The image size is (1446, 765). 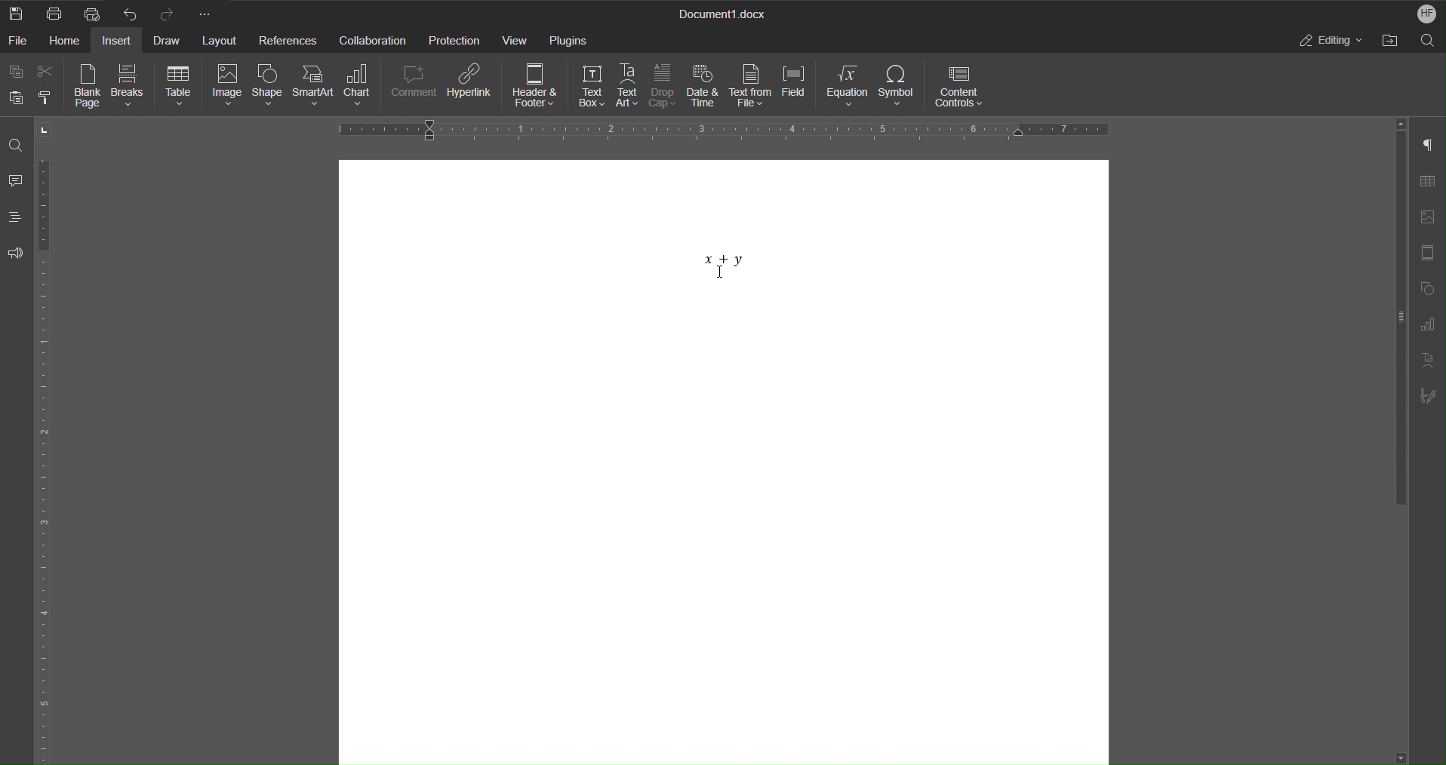 What do you see at coordinates (1428, 218) in the screenshot?
I see `Insert Image` at bounding box center [1428, 218].